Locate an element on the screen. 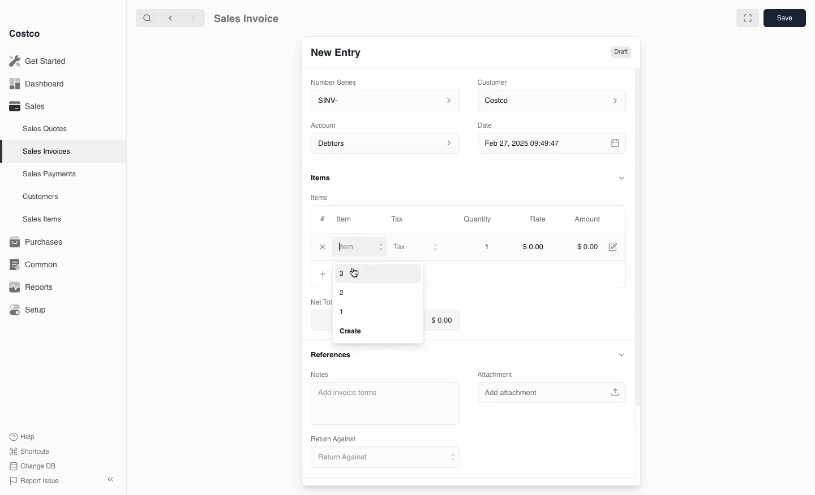  3 is located at coordinates (342, 273).